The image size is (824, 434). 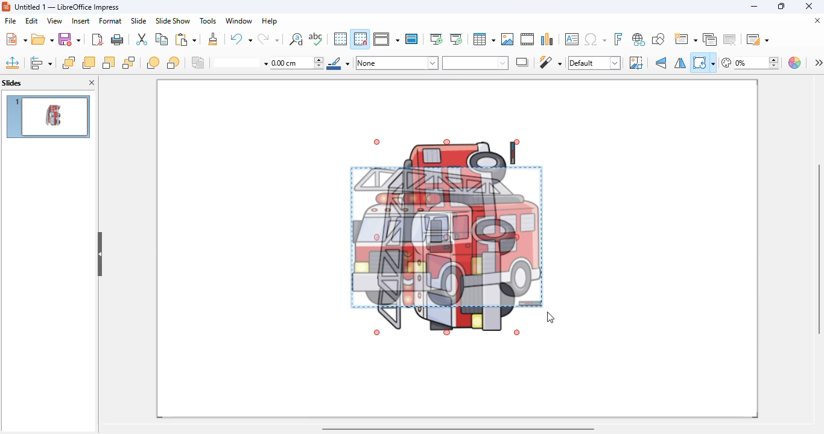 What do you see at coordinates (70, 39) in the screenshot?
I see `save` at bounding box center [70, 39].